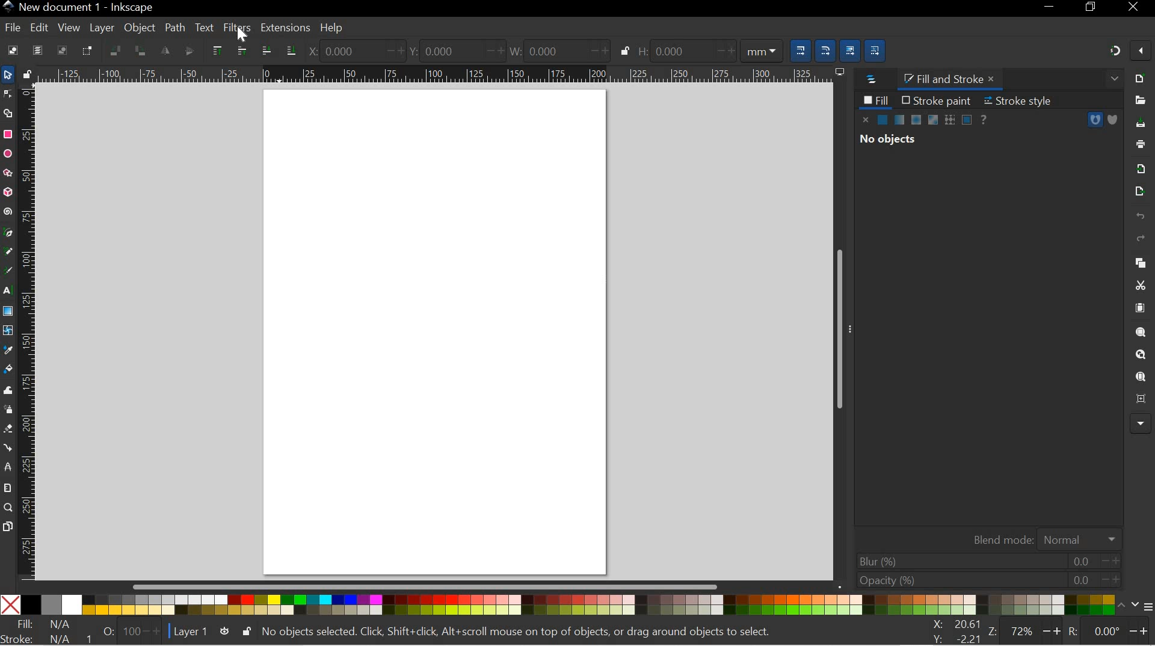  What do you see at coordinates (433, 75) in the screenshot?
I see `RULER` at bounding box center [433, 75].